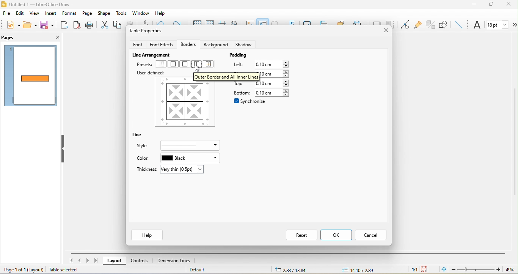 The width and height of the screenshot is (518, 274). What do you see at coordinates (13, 24) in the screenshot?
I see `new` at bounding box center [13, 24].